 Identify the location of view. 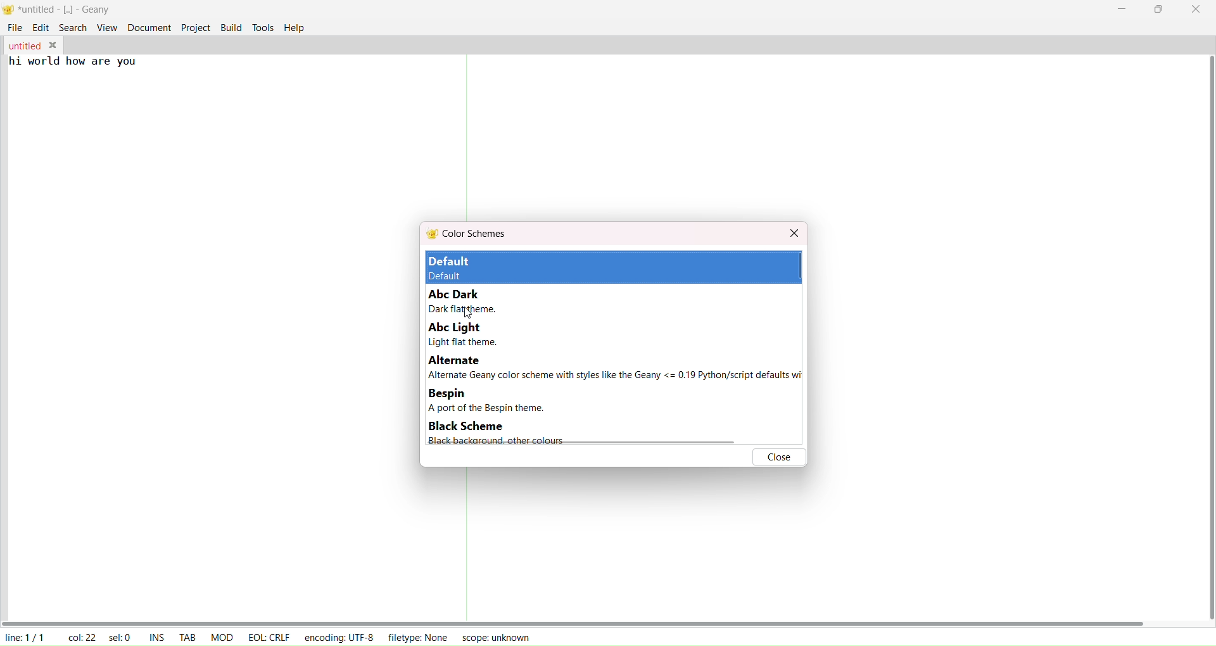
(107, 27).